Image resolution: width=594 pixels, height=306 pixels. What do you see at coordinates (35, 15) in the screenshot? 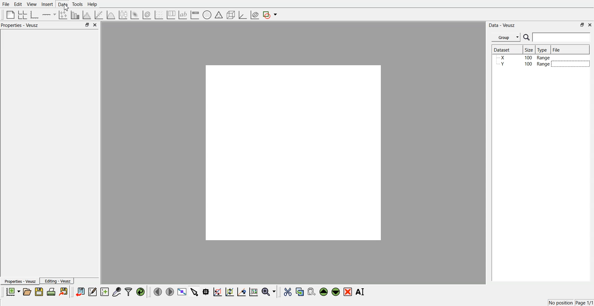
I see `Base Graph` at bounding box center [35, 15].